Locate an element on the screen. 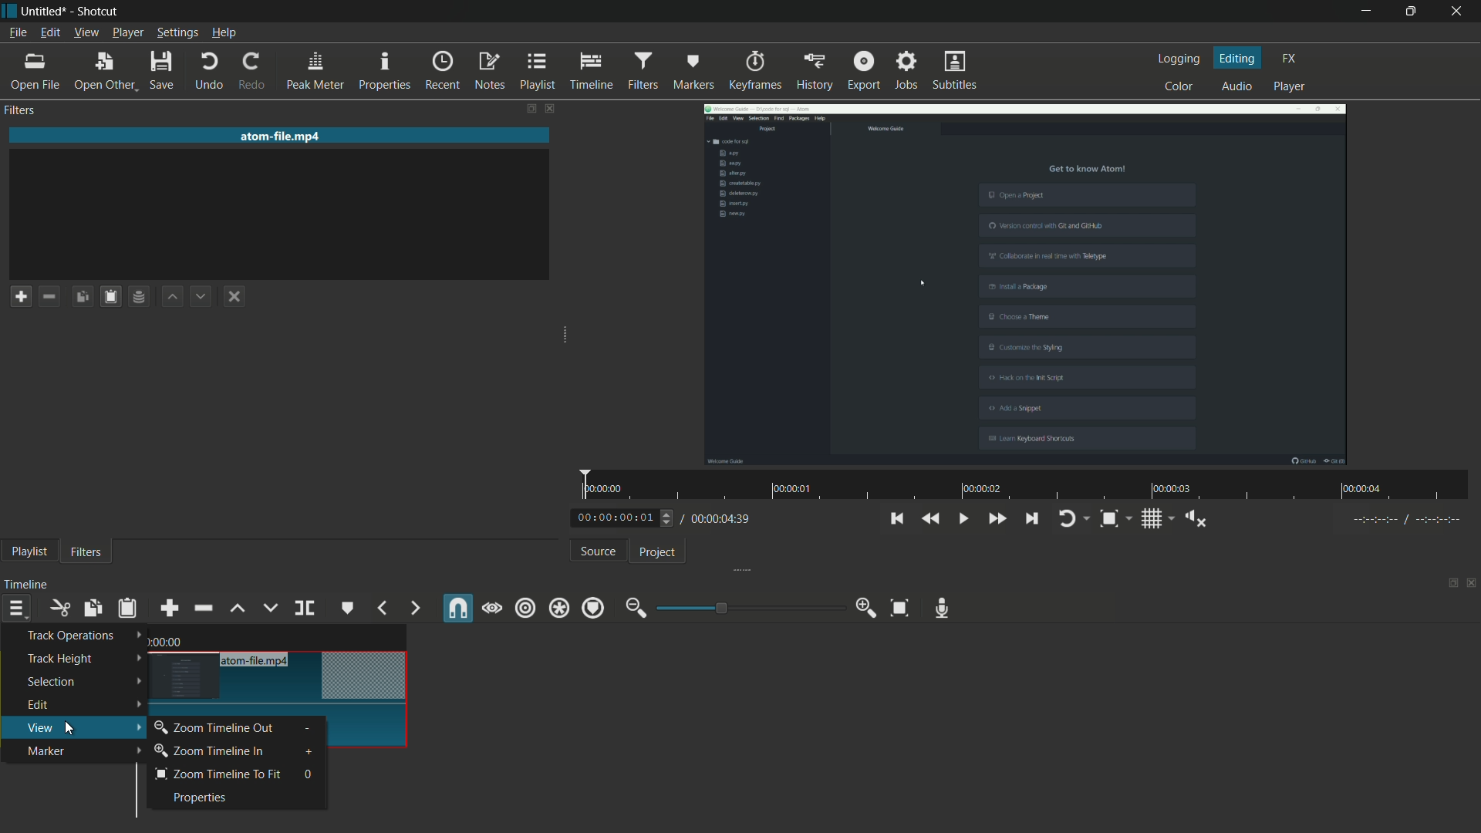  add a filter is located at coordinates (21, 296).